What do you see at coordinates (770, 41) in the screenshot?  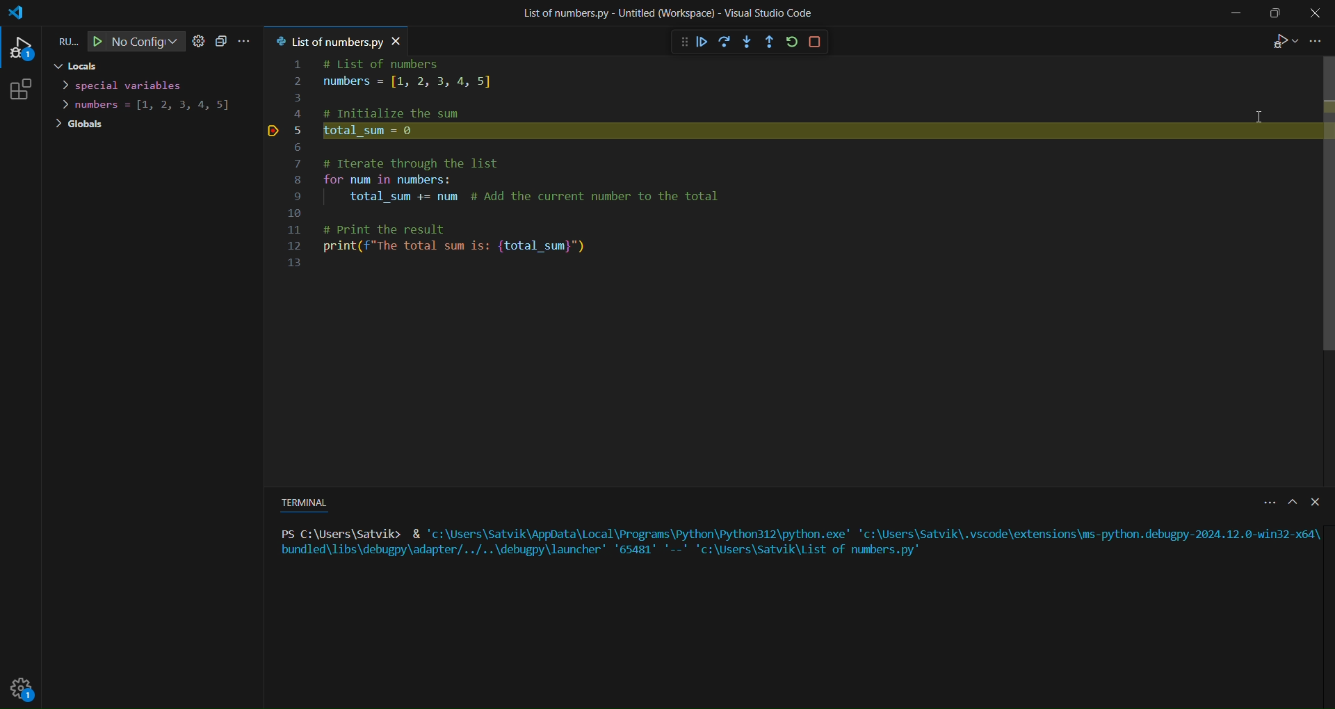 I see `step out` at bounding box center [770, 41].